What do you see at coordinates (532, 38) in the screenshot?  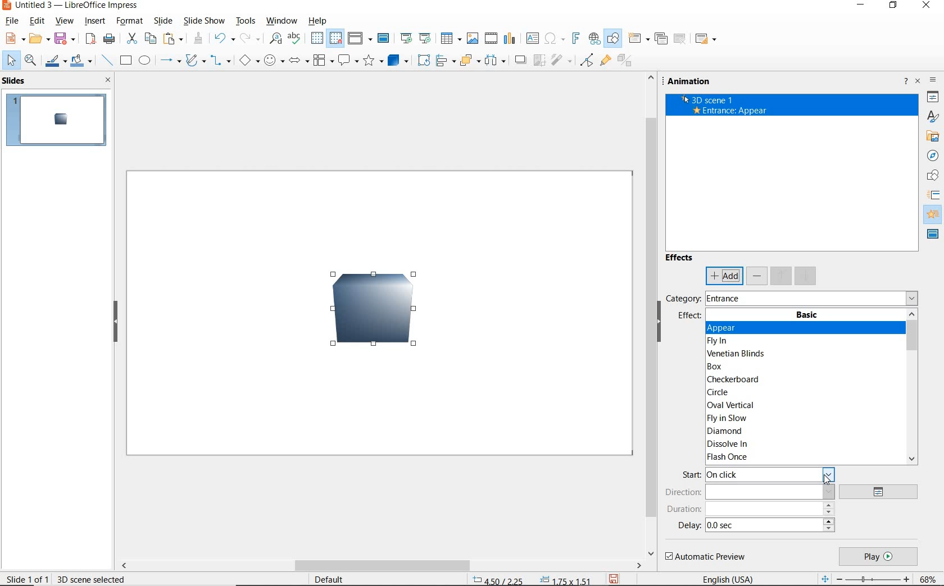 I see `insert text box` at bounding box center [532, 38].